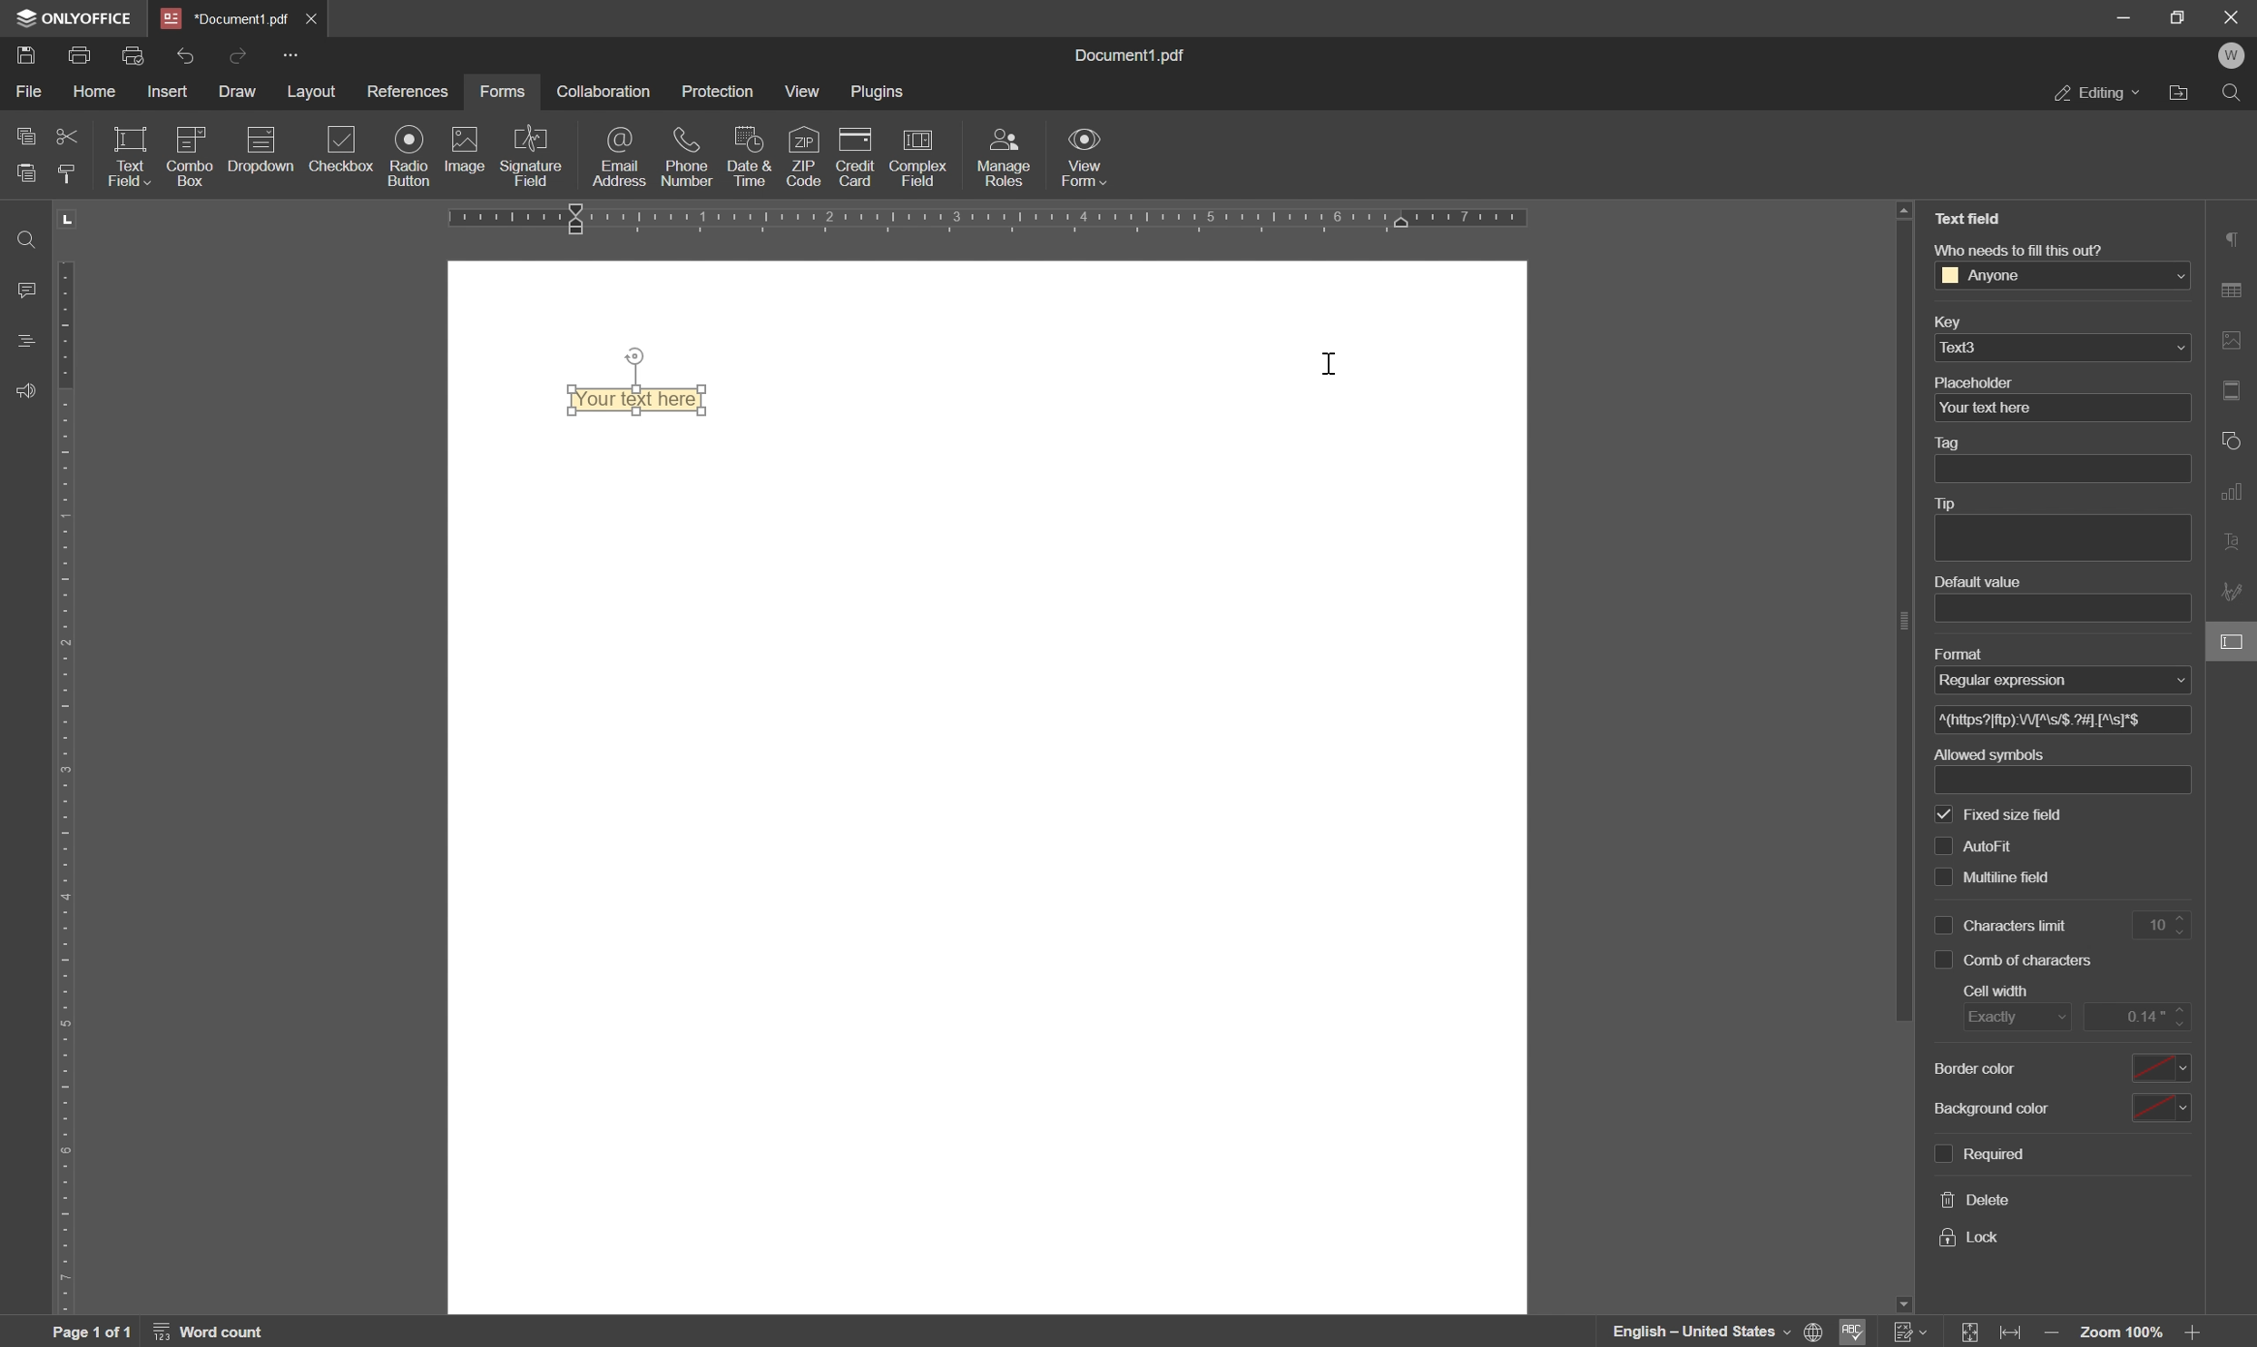 The image size is (2257, 1347). Describe the element at coordinates (503, 91) in the screenshot. I see `forms` at that location.